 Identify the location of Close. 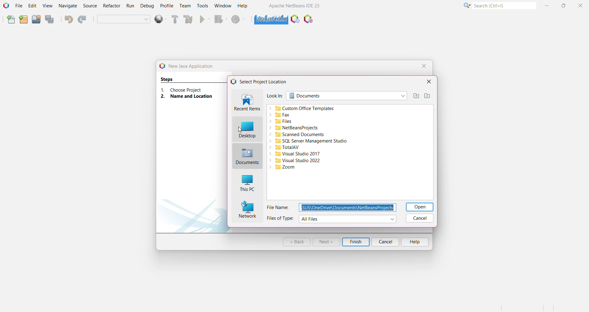
(580, 6).